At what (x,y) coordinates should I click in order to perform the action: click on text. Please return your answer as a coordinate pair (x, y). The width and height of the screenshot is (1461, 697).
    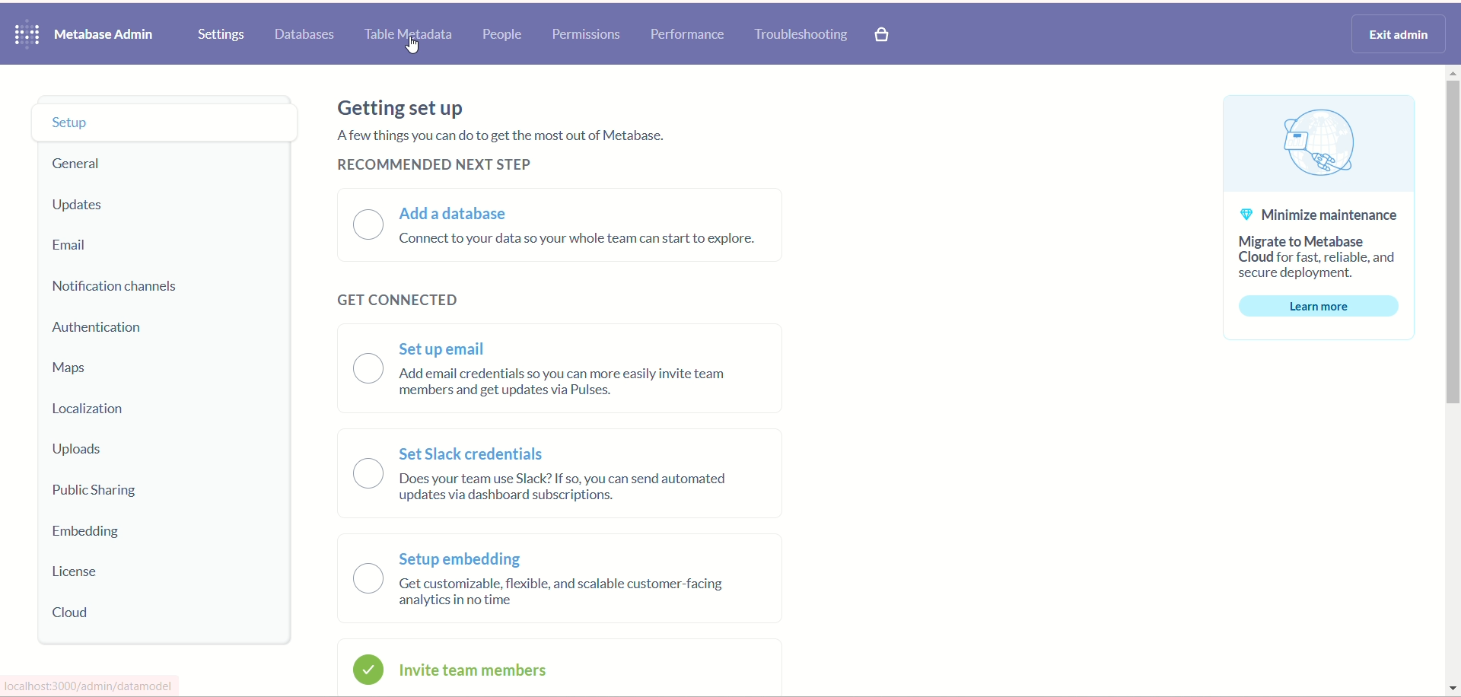
    Looking at the image, I should click on (560, 572).